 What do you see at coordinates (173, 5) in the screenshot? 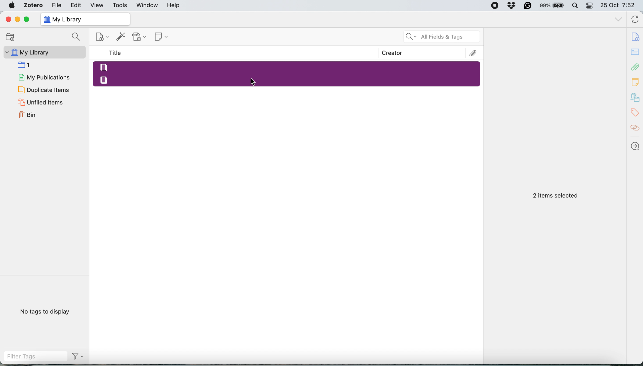
I see `Help` at bounding box center [173, 5].